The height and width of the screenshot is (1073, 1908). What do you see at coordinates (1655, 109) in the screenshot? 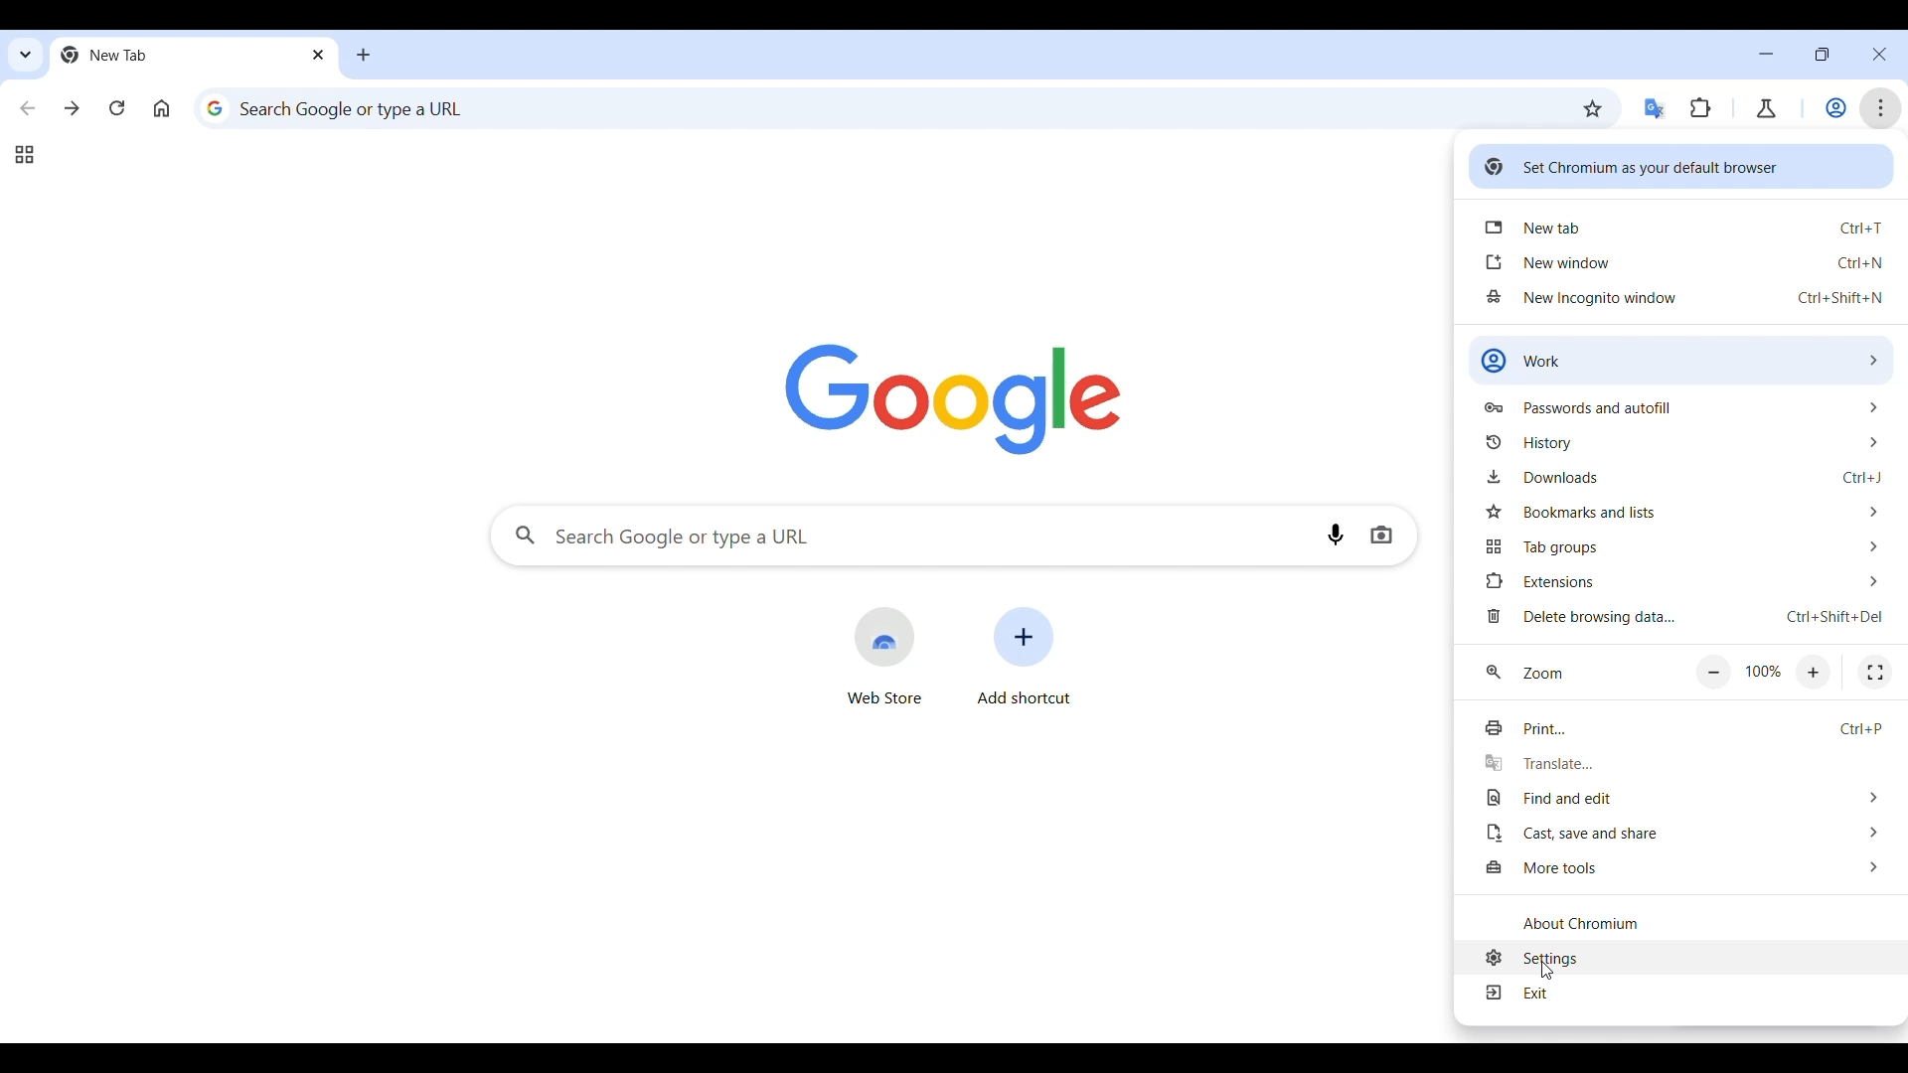
I see `Google translator extension` at bounding box center [1655, 109].